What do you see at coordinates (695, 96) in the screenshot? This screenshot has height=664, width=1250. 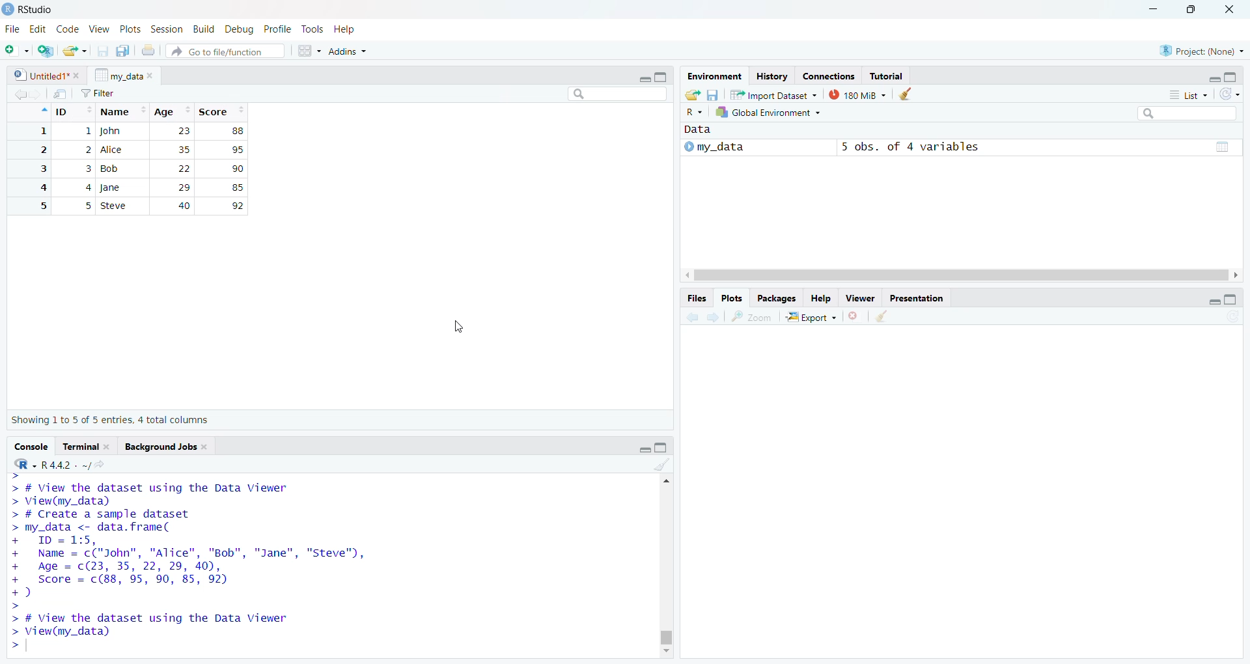 I see `Load workspace` at bounding box center [695, 96].